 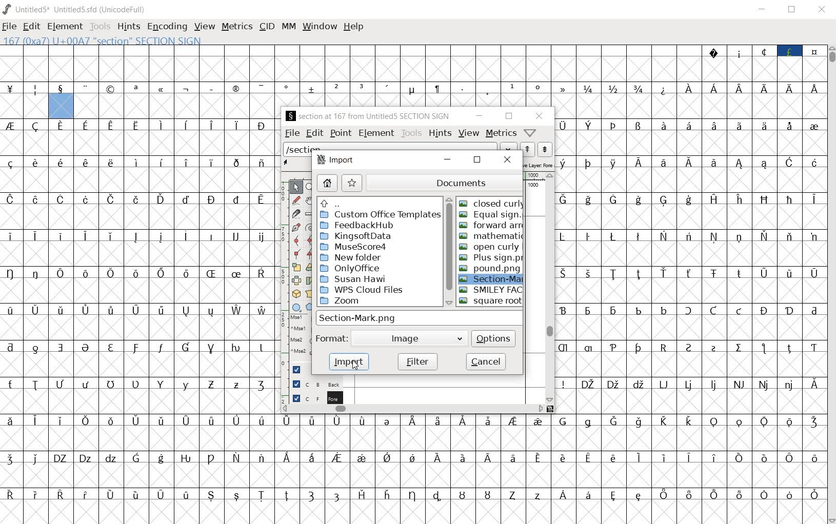 What do you see at coordinates (413, 512) in the screenshot?
I see `empty cells` at bounding box center [413, 512].